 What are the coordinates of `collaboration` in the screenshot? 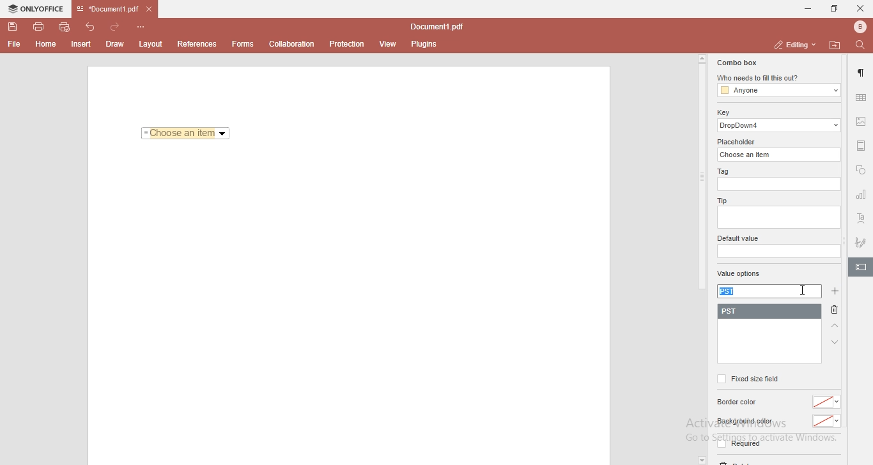 It's located at (295, 43).